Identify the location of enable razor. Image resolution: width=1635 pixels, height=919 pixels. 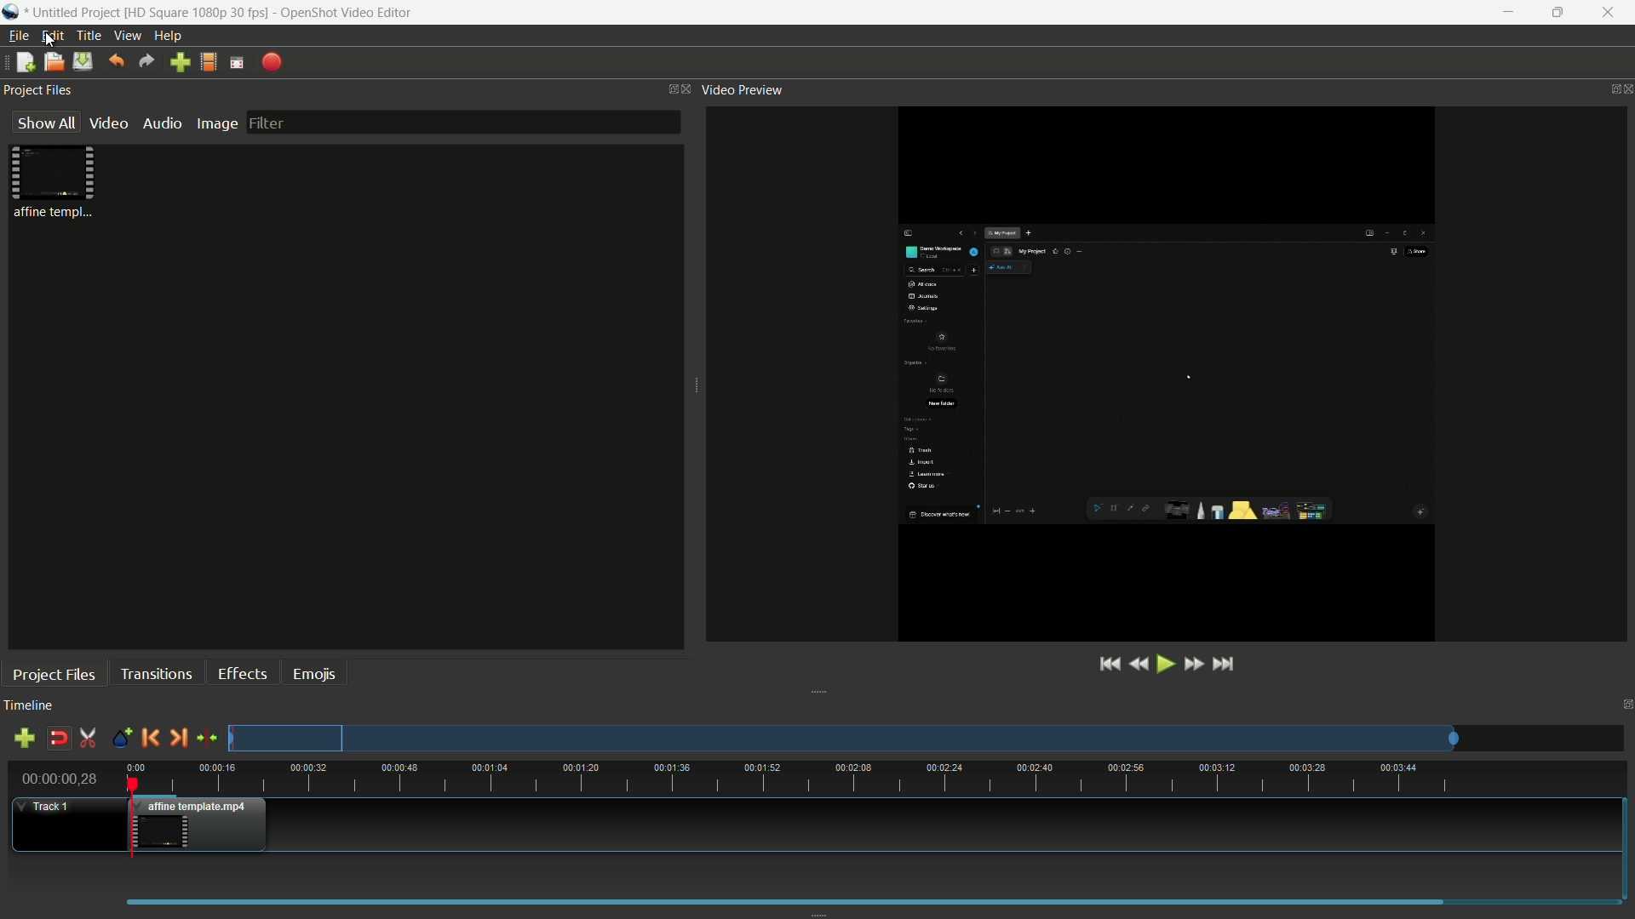
(88, 739).